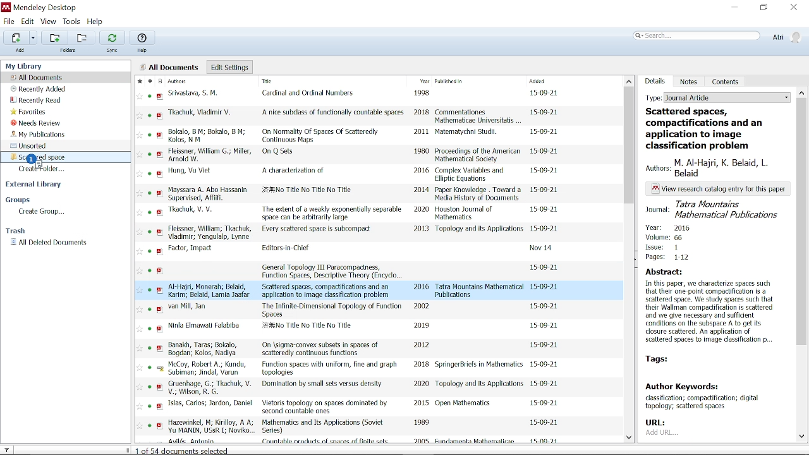 This screenshot has height=455, width=809. I want to click on Edit settings, so click(229, 67).